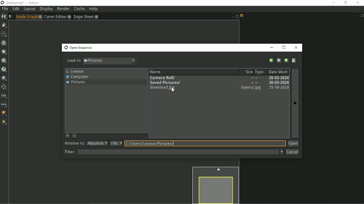  I want to click on Create a new directory here, so click(295, 60).